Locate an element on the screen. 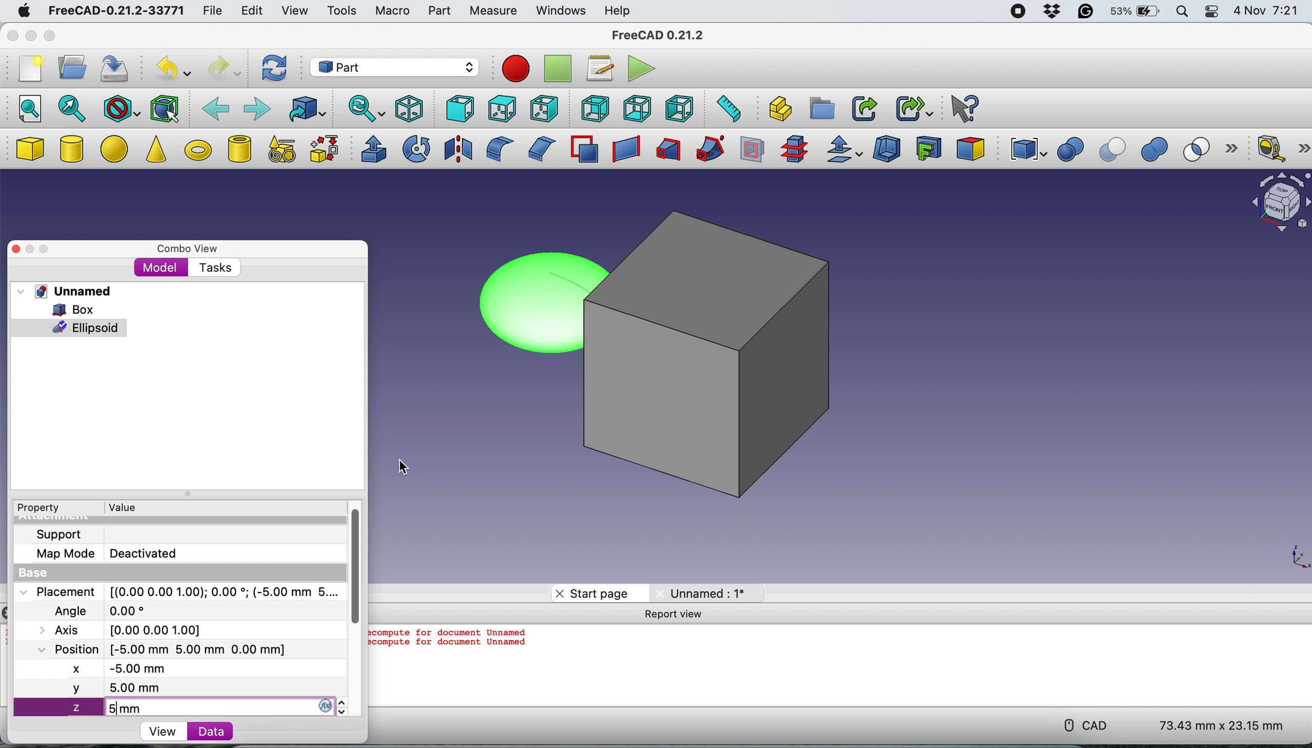 Image resolution: width=1312 pixels, height=748 pixels. cursor is located at coordinates (403, 467).